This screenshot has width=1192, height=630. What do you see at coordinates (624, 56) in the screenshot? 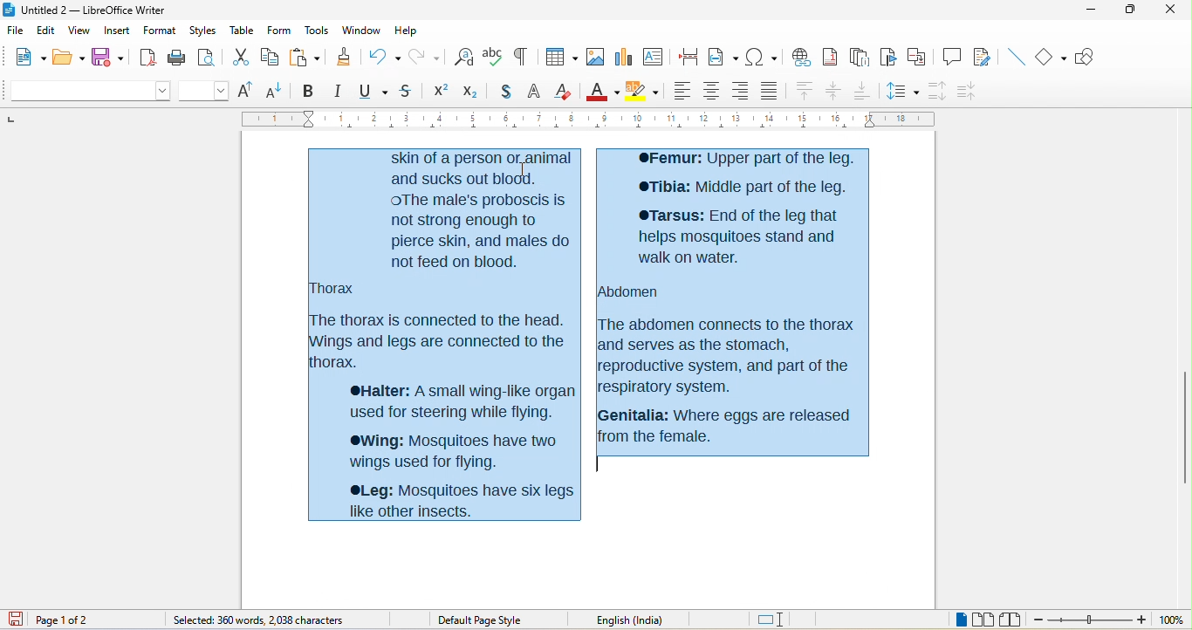
I see `chart` at bounding box center [624, 56].